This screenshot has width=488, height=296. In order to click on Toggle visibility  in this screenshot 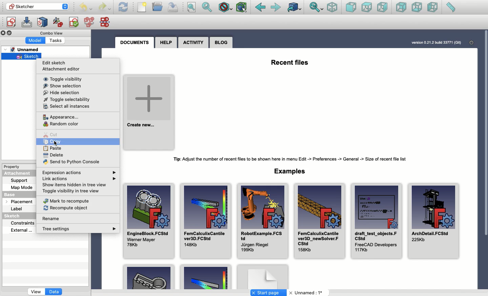, I will do `click(63, 79)`.